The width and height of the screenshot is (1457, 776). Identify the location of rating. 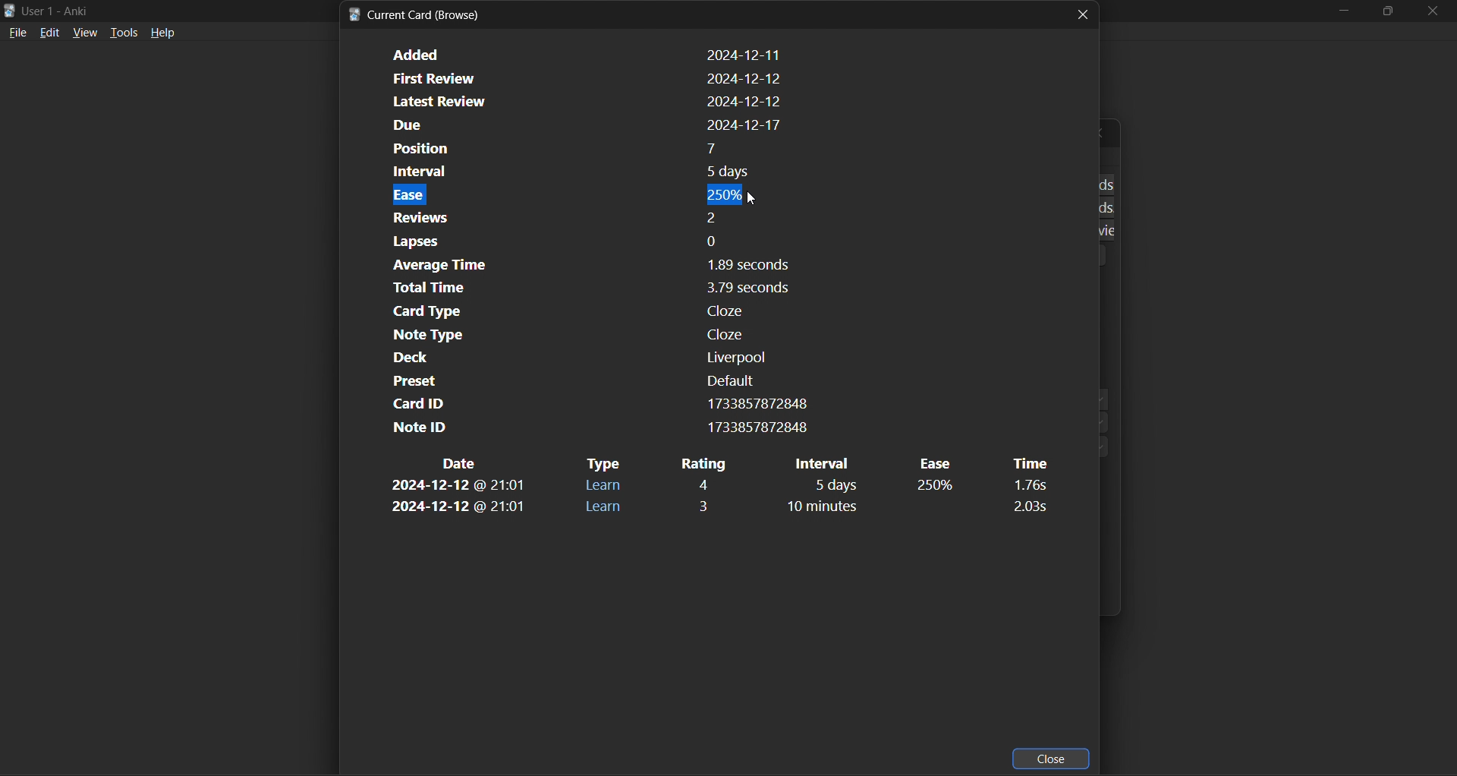
(706, 484).